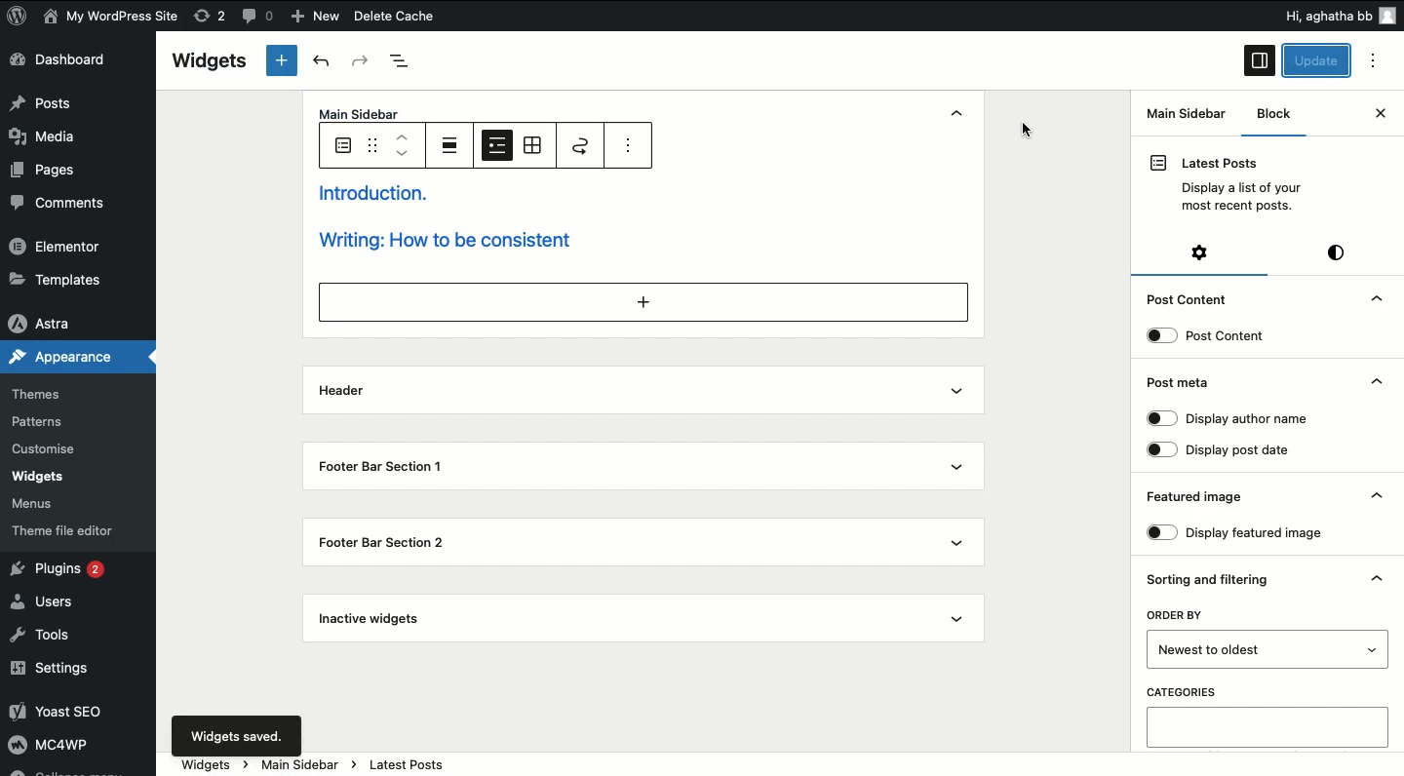  What do you see at coordinates (44, 419) in the screenshot?
I see `Patterns` at bounding box center [44, 419].